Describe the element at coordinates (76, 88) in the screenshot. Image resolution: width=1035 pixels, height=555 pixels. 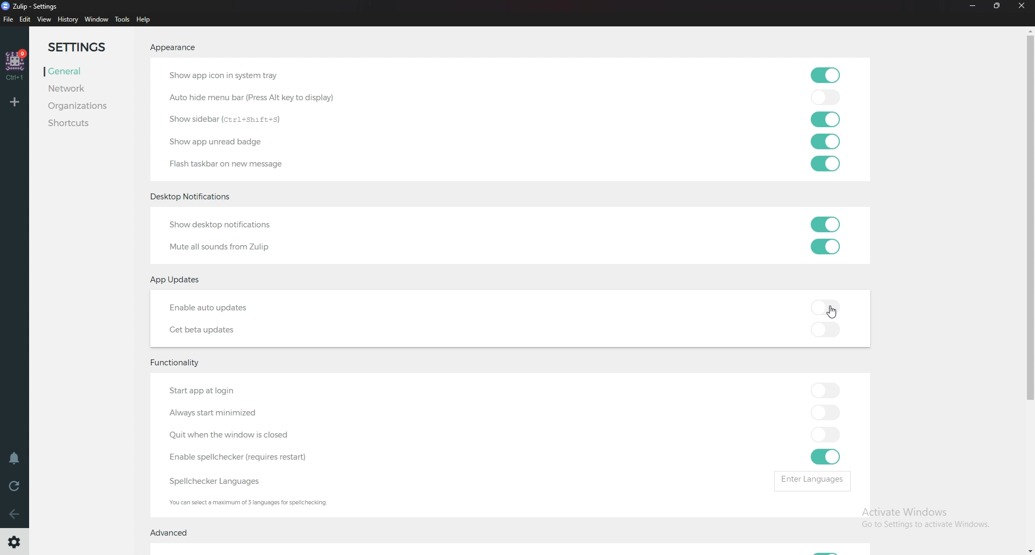
I see `Network` at that location.